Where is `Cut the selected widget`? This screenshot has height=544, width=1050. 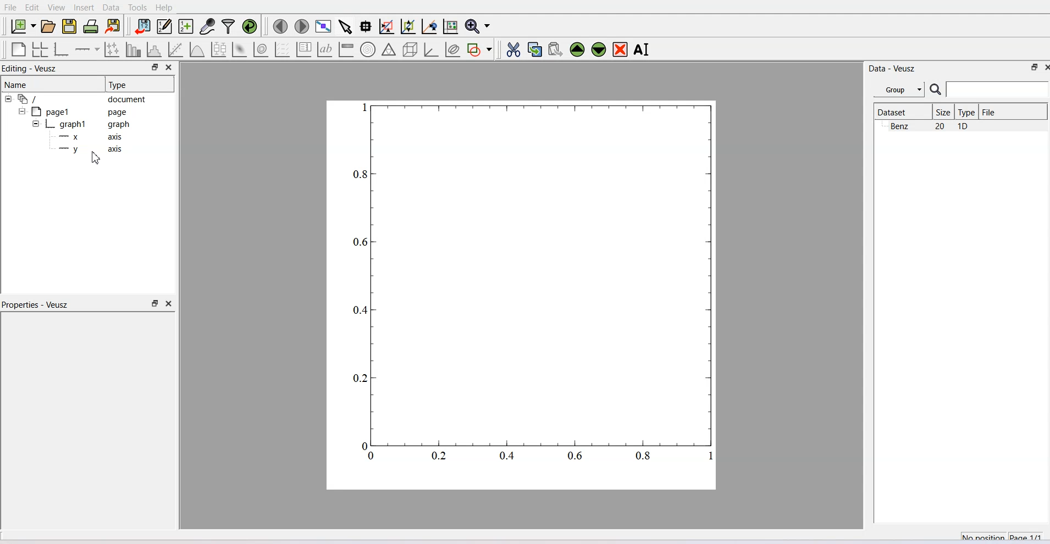 Cut the selected widget is located at coordinates (515, 49).